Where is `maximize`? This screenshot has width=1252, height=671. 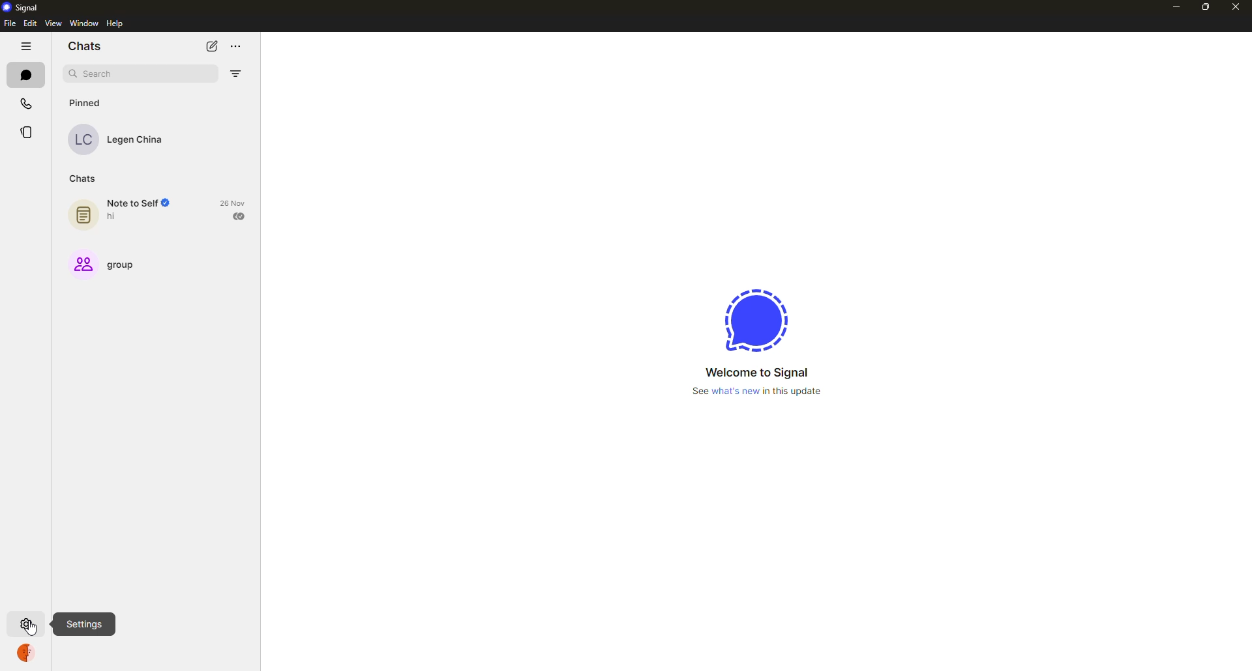
maximize is located at coordinates (1201, 8).